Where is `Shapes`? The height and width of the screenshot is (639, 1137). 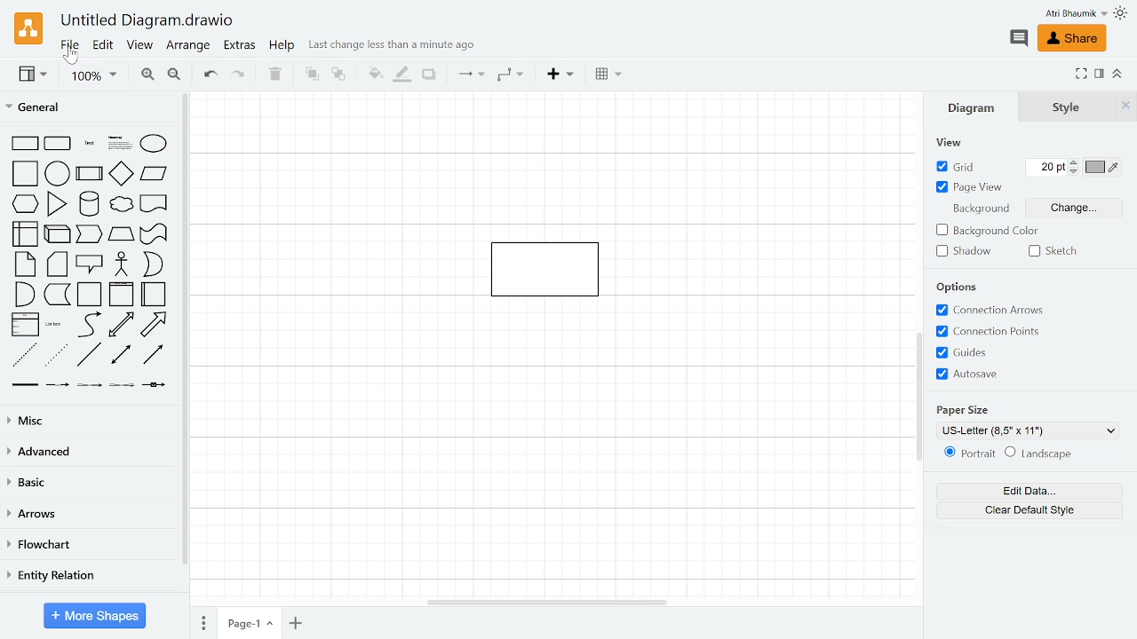
Shapes is located at coordinates (89, 261).